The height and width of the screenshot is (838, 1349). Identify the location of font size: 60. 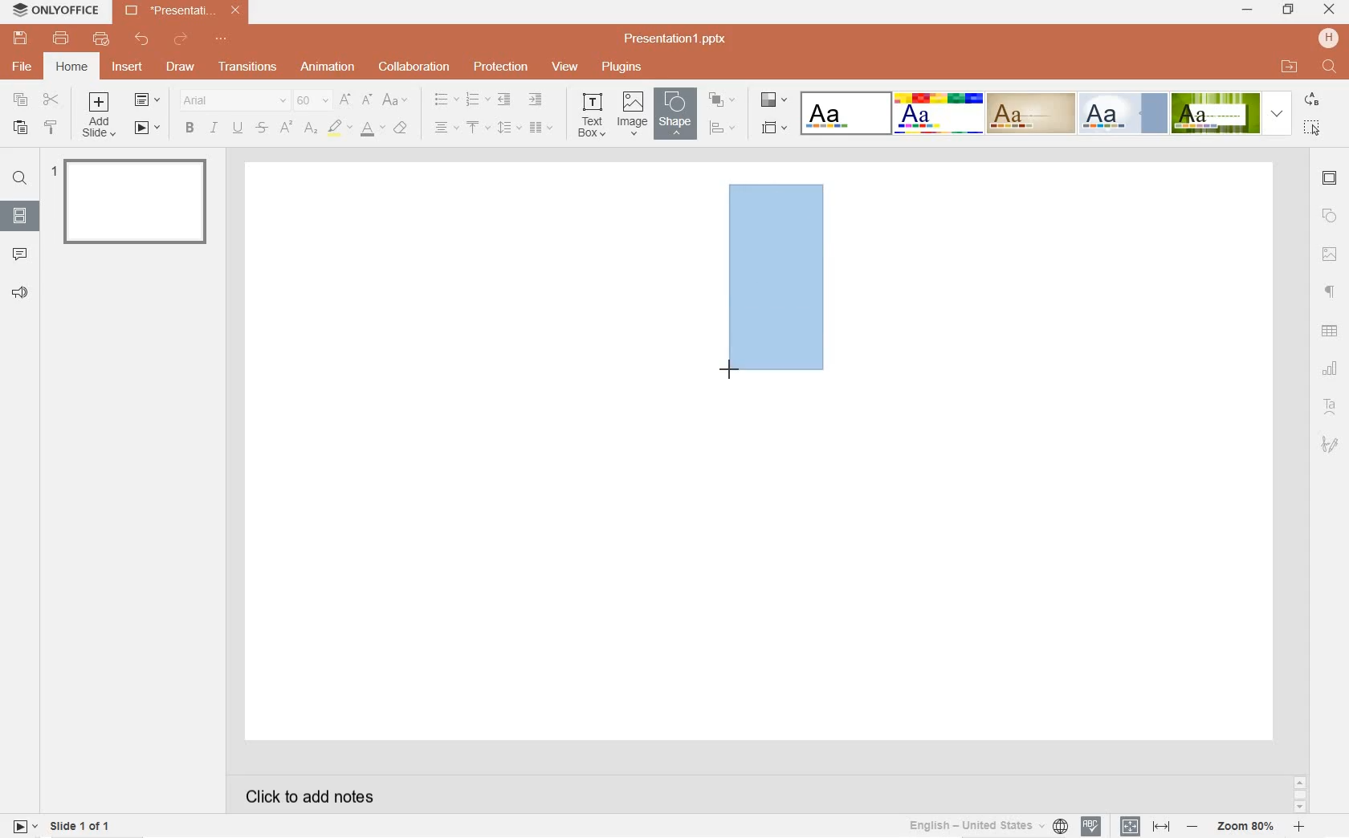
(311, 102).